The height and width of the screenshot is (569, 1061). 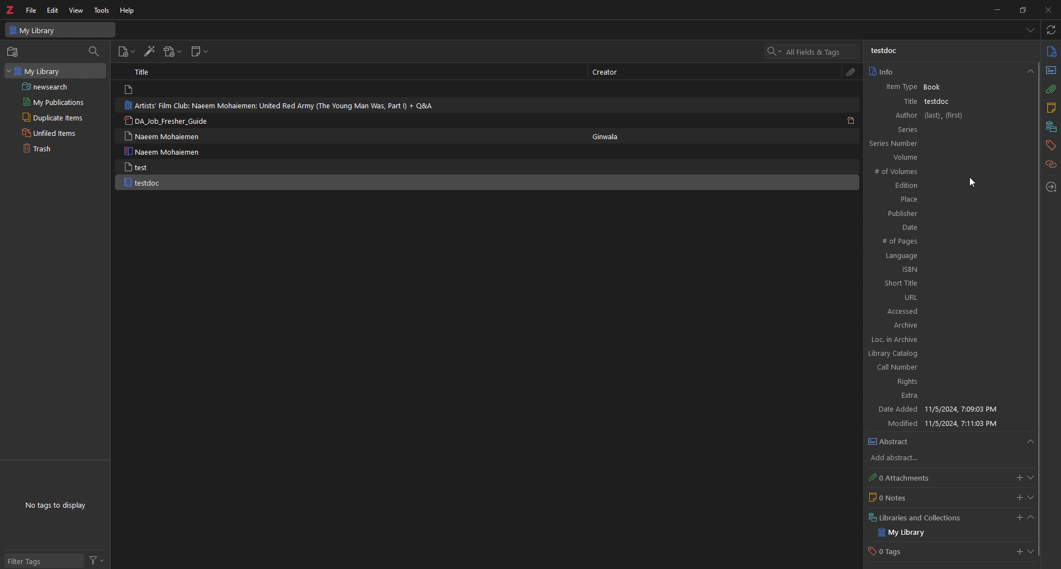 What do you see at coordinates (61, 30) in the screenshot?
I see `My Library` at bounding box center [61, 30].